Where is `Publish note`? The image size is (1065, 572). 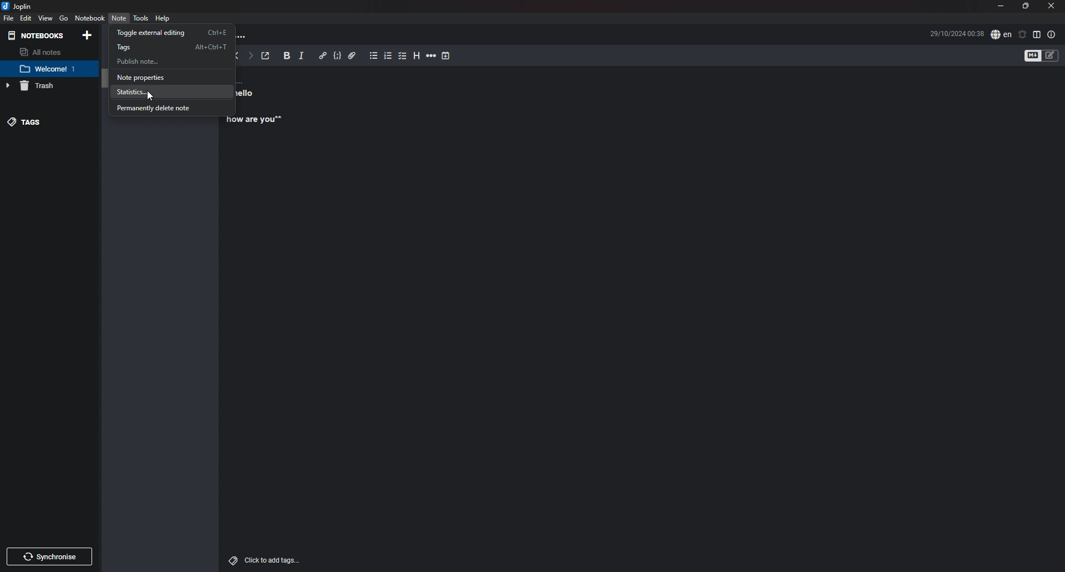
Publish note is located at coordinates (167, 61).